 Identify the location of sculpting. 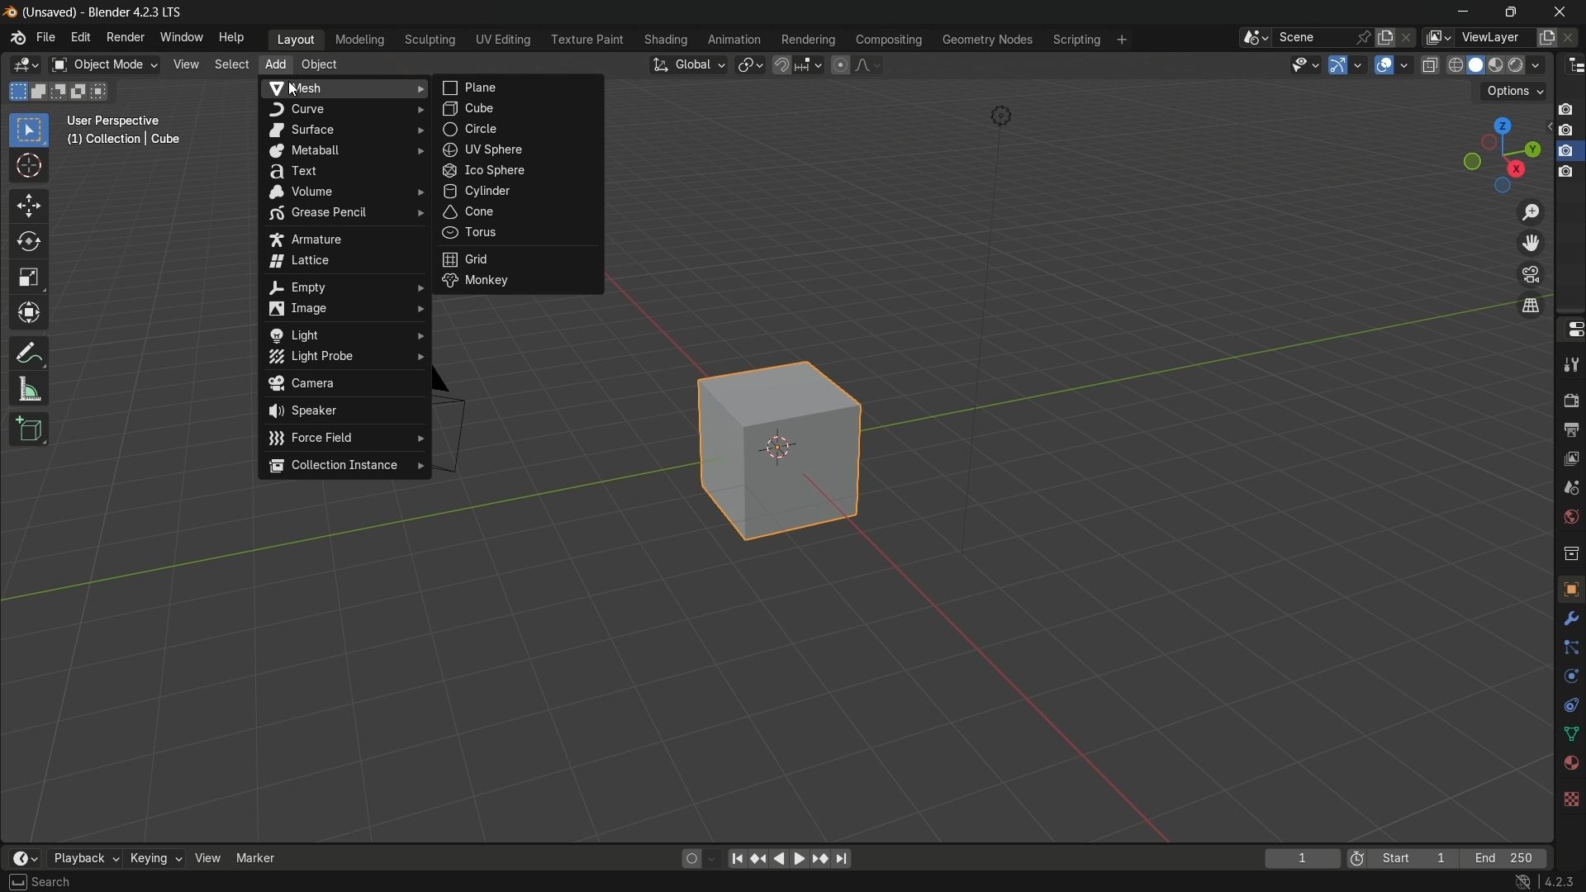
(431, 39).